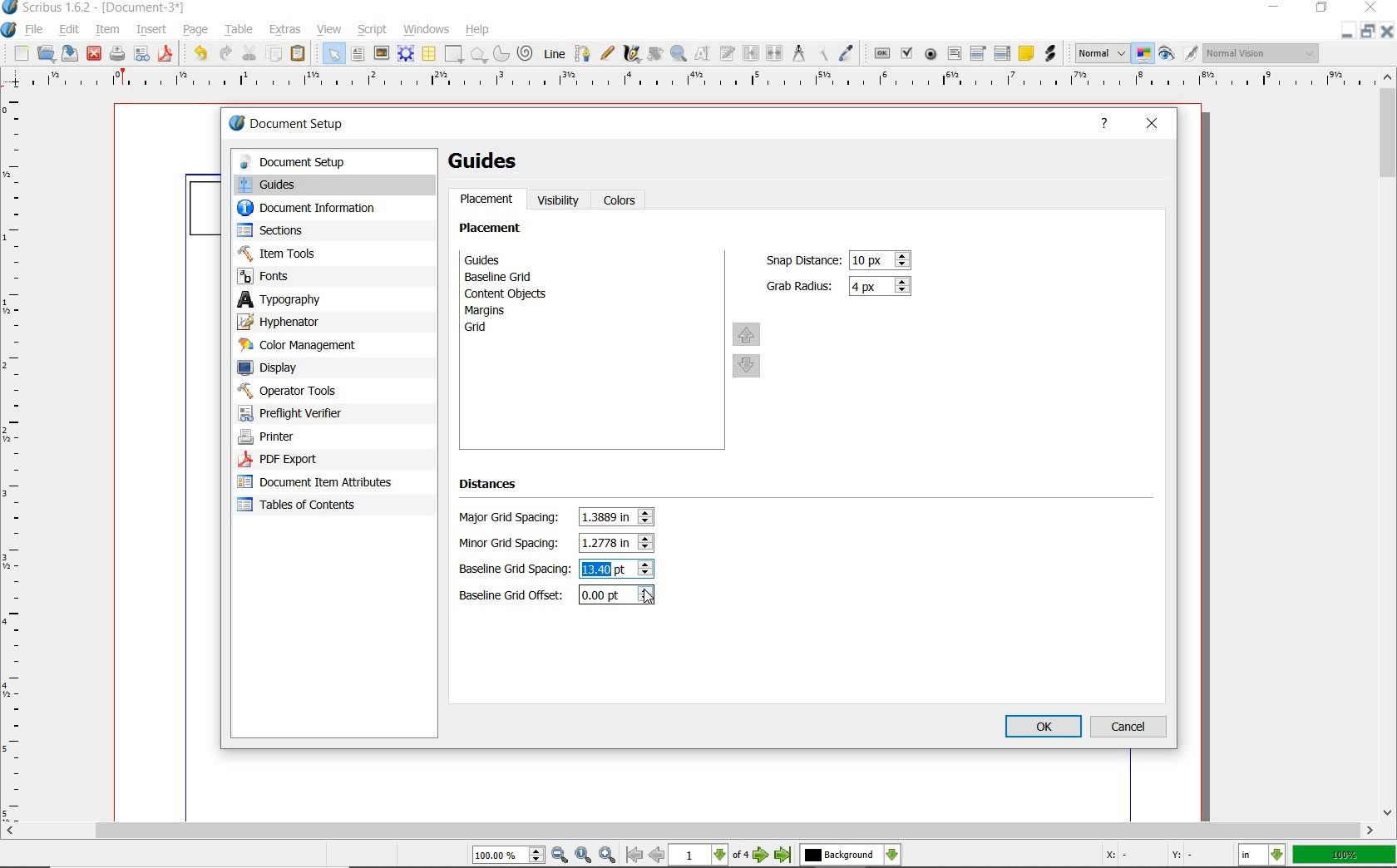 The width and height of the screenshot is (1397, 868). I want to click on Grab Radius:, so click(801, 284).